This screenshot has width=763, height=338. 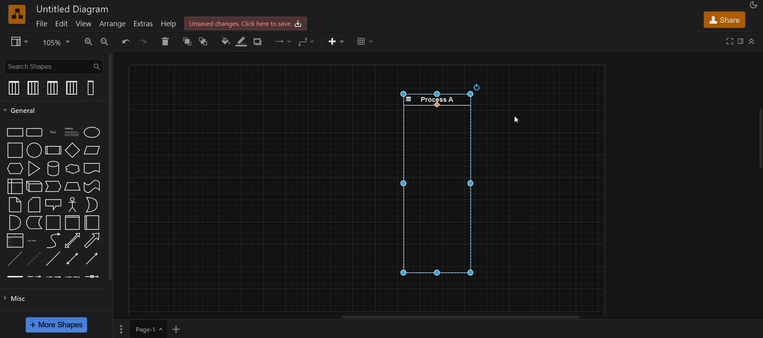 What do you see at coordinates (187, 41) in the screenshot?
I see `to front` at bounding box center [187, 41].